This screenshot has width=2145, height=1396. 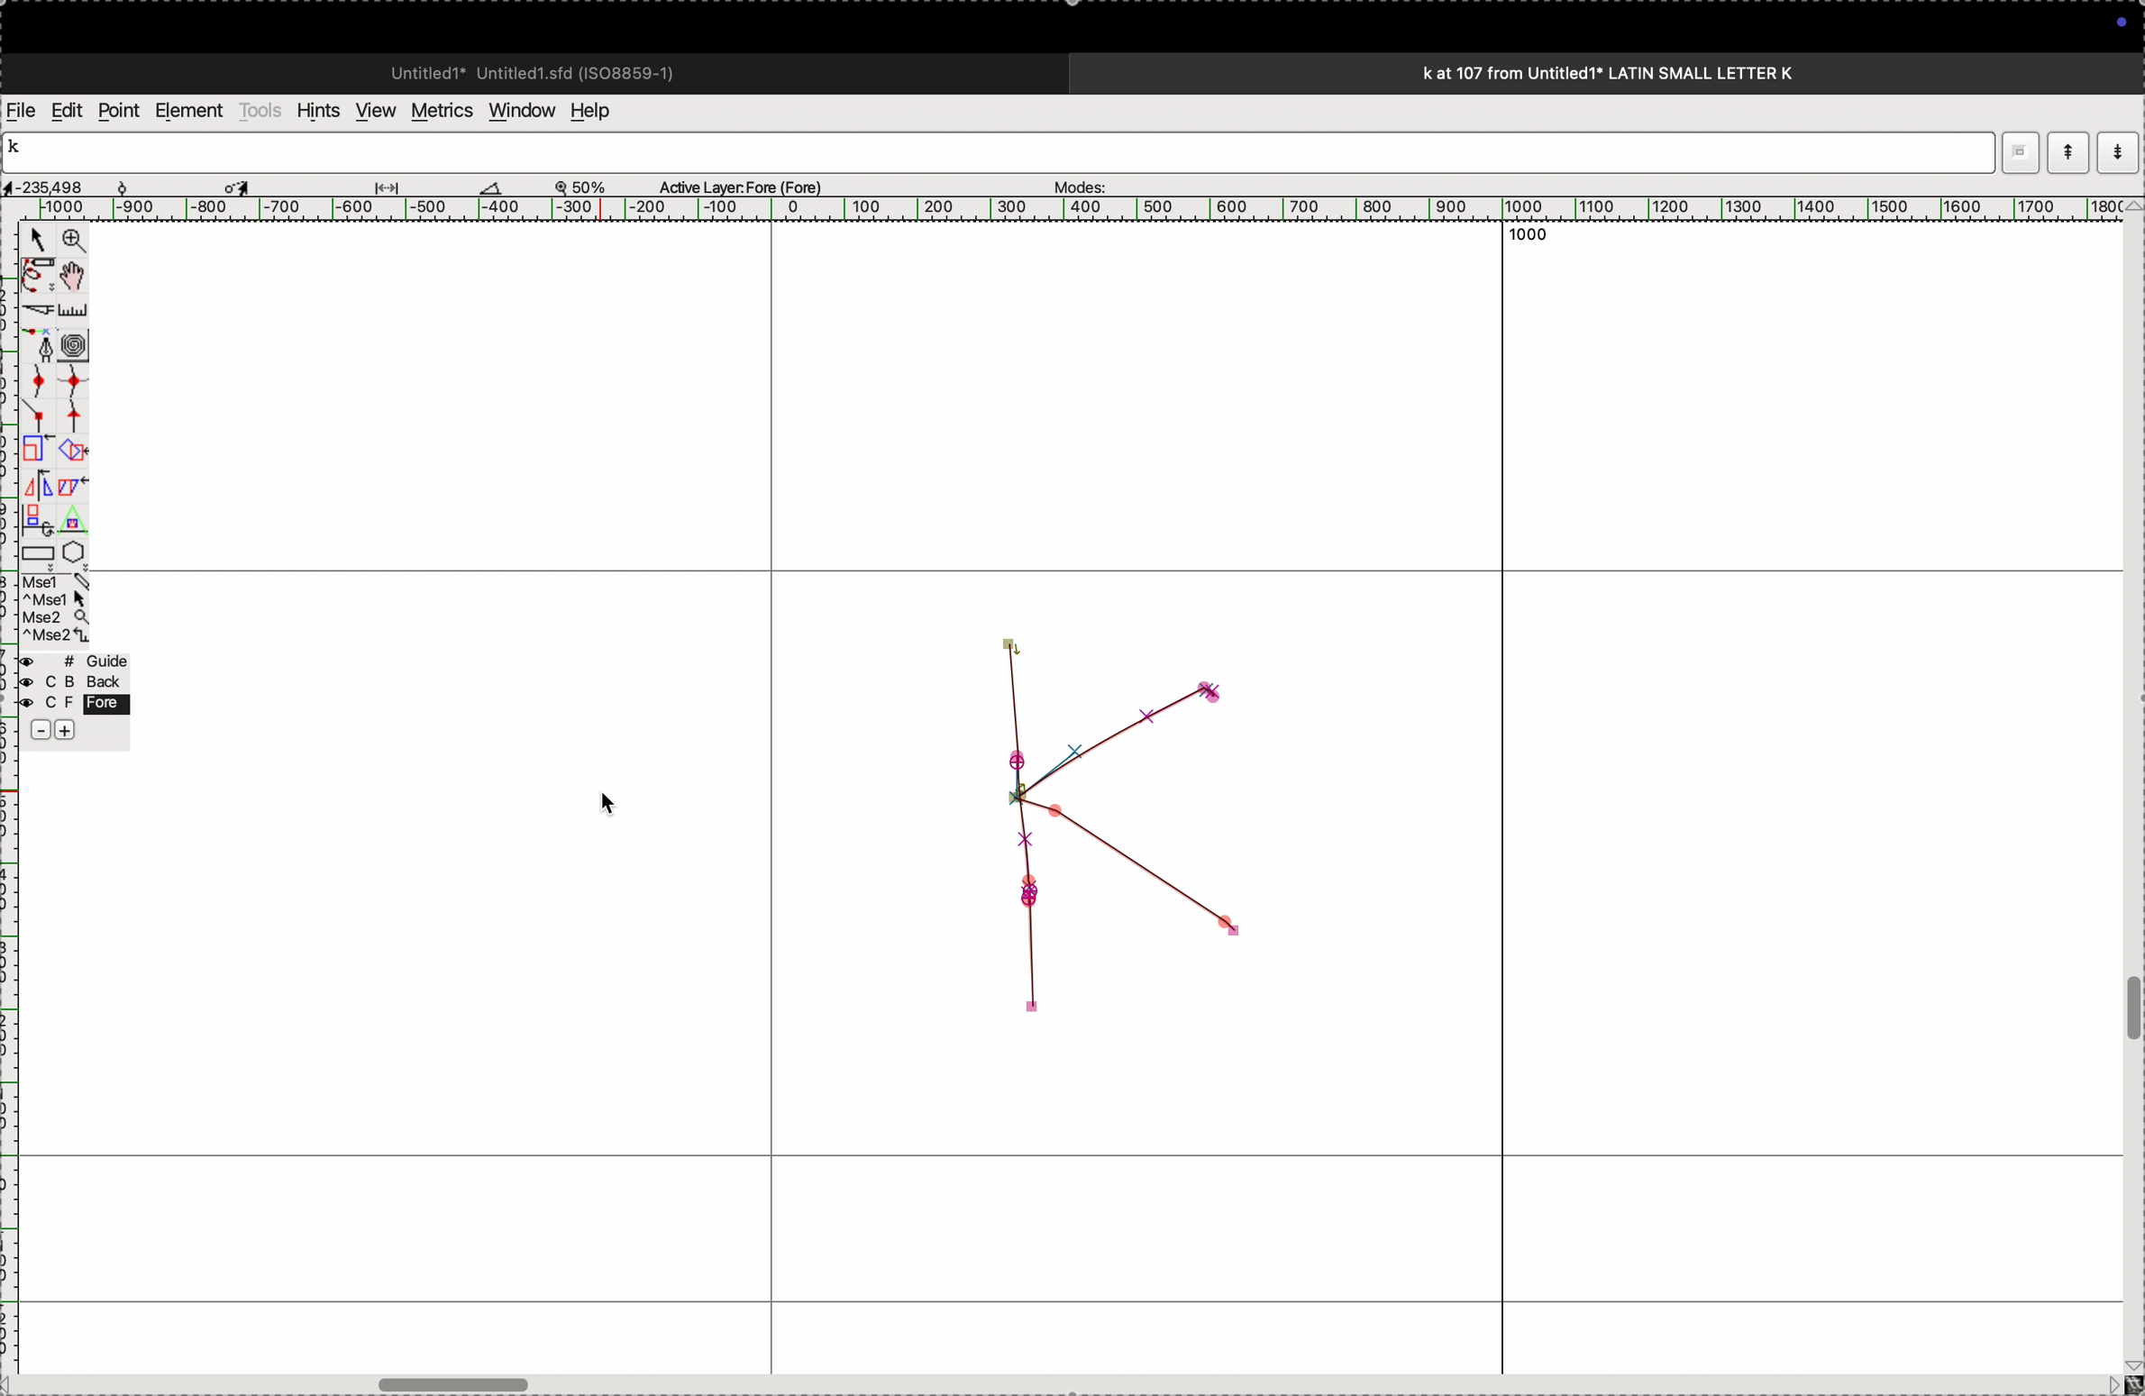 What do you see at coordinates (607, 799) in the screenshot?
I see `cursor` at bounding box center [607, 799].